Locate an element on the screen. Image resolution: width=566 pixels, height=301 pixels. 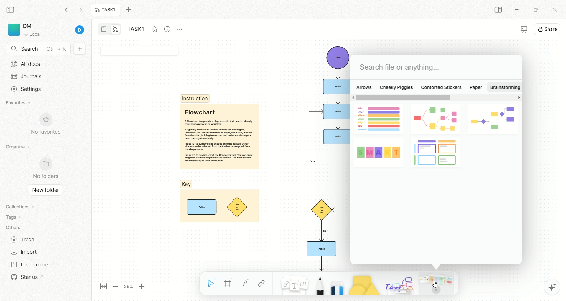
text is located at coordinates (399, 284).